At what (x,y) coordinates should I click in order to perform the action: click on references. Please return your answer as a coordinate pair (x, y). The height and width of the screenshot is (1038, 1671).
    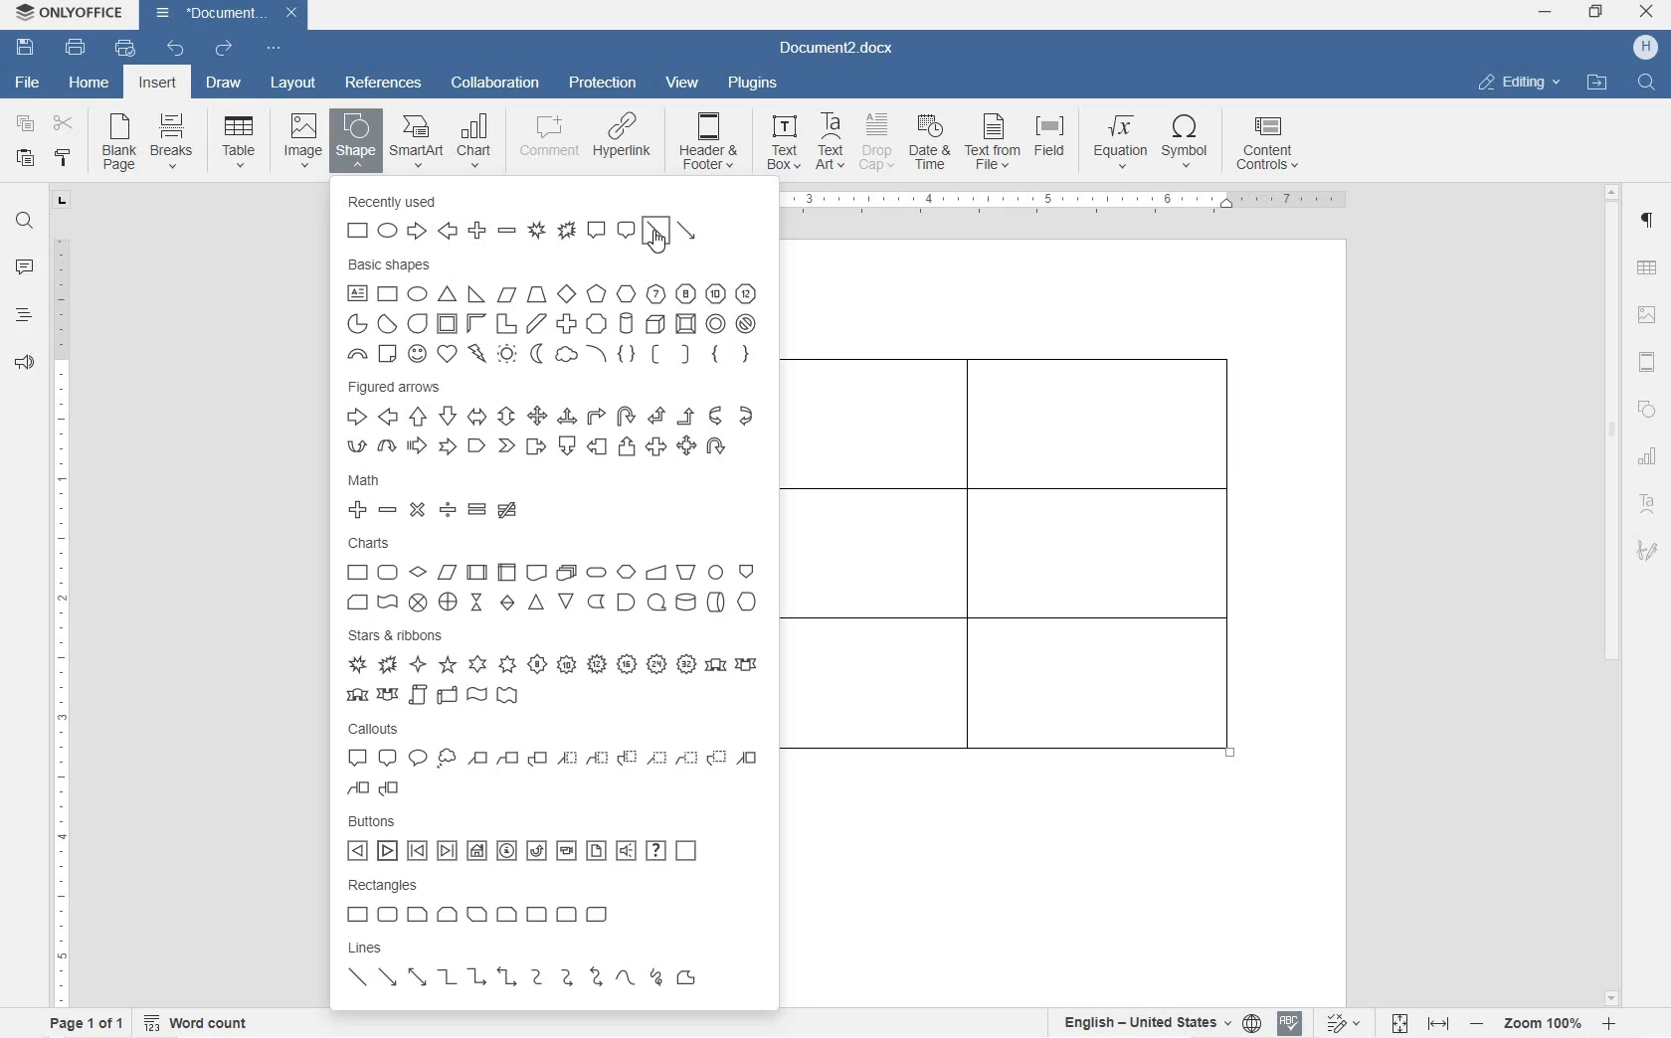
    Looking at the image, I should click on (383, 83).